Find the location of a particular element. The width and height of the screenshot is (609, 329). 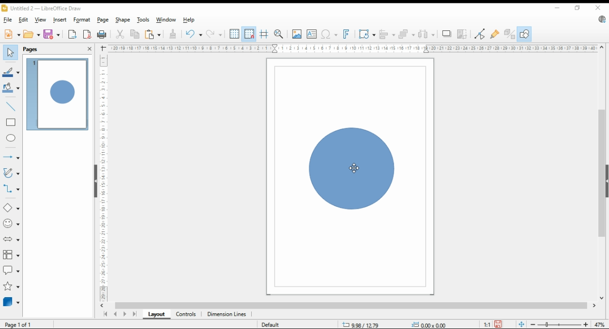

default is located at coordinates (272, 325).